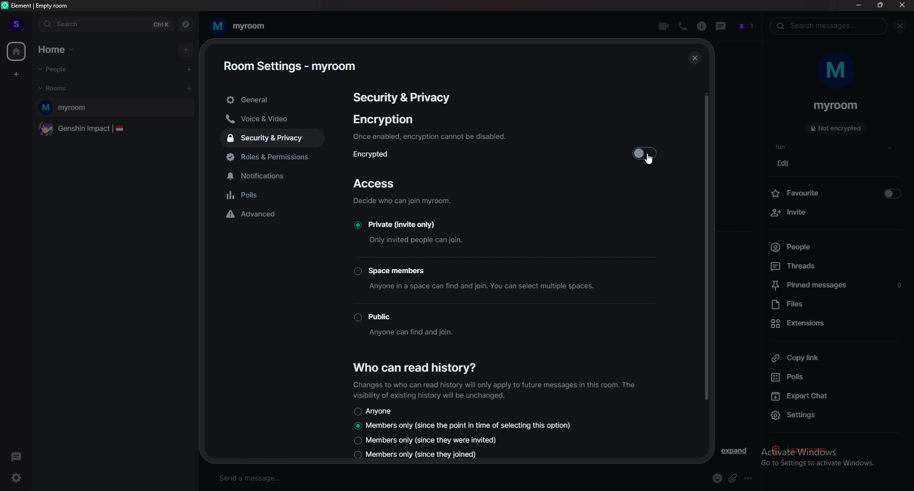 The width and height of the screenshot is (914, 491). What do you see at coordinates (293, 478) in the screenshot?
I see `send a message` at bounding box center [293, 478].